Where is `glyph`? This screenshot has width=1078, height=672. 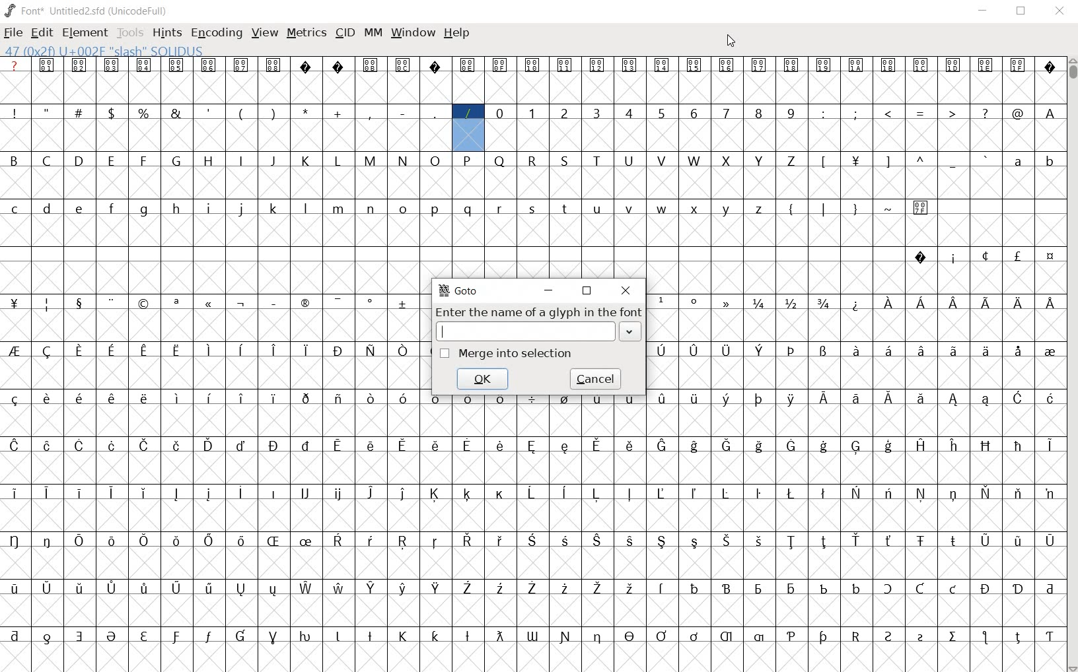 glyph is located at coordinates (629, 161).